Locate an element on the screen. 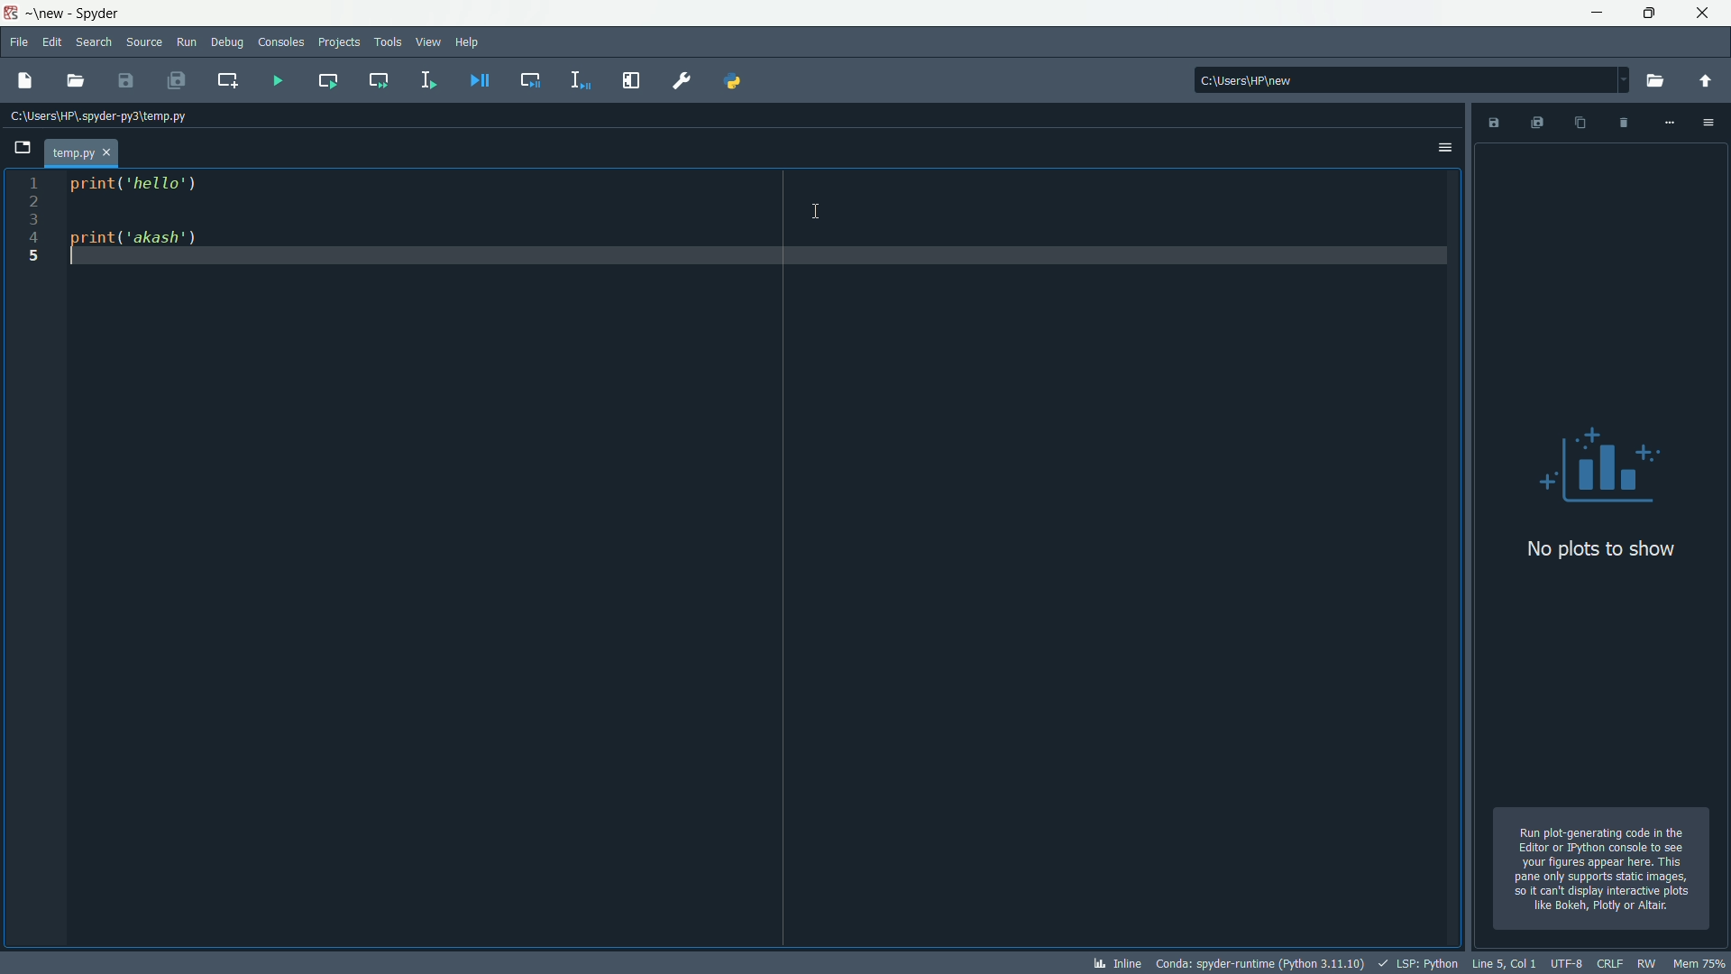  view menu is located at coordinates (428, 41).